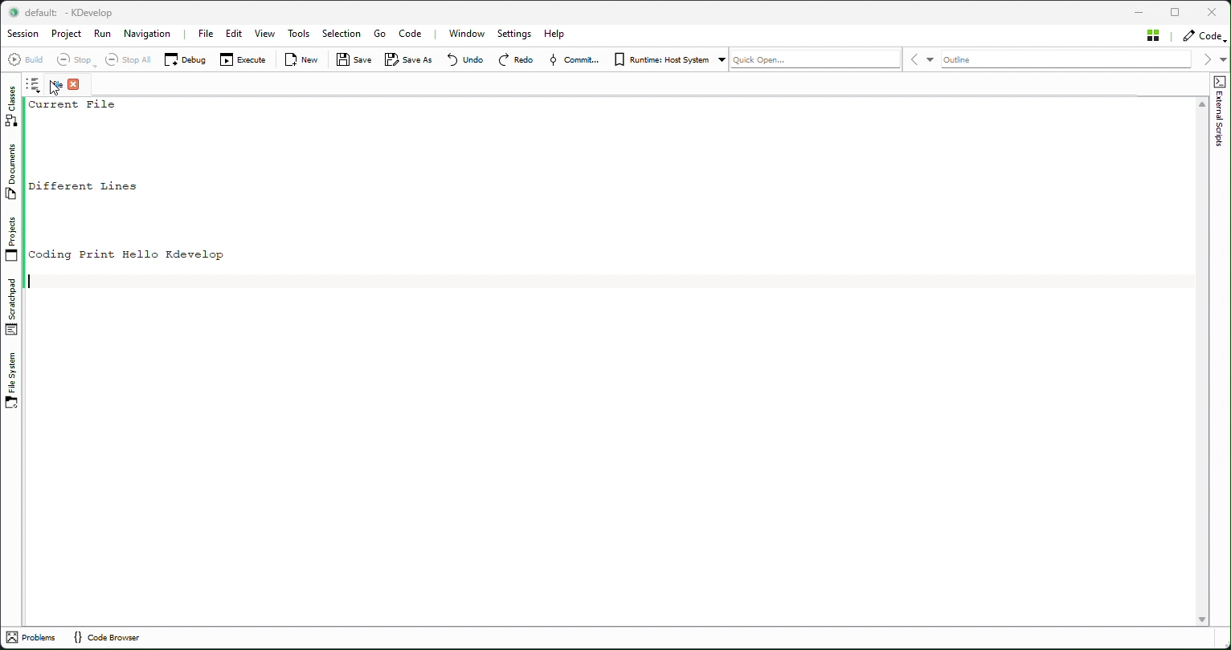 This screenshot has height=650, width=1231. Describe the element at coordinates (817, 59) in the screenshot. I see `Quick open` at that location.